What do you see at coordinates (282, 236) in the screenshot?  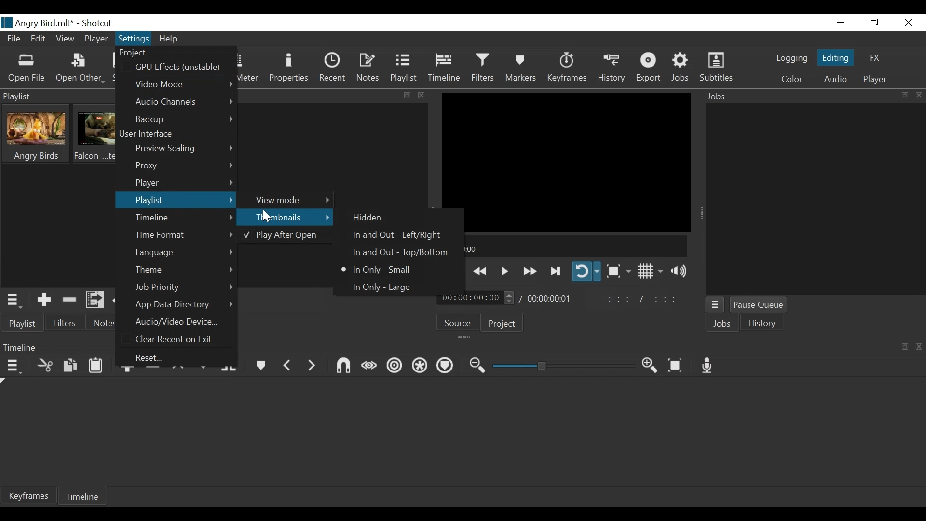 I see `Play After Open` at bounding box center [282, 236].